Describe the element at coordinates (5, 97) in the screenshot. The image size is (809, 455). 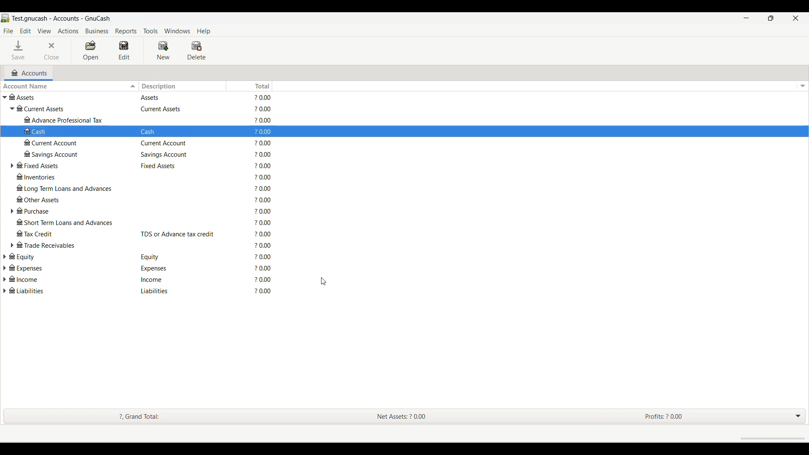
I see `Collapse Assets` at that location.